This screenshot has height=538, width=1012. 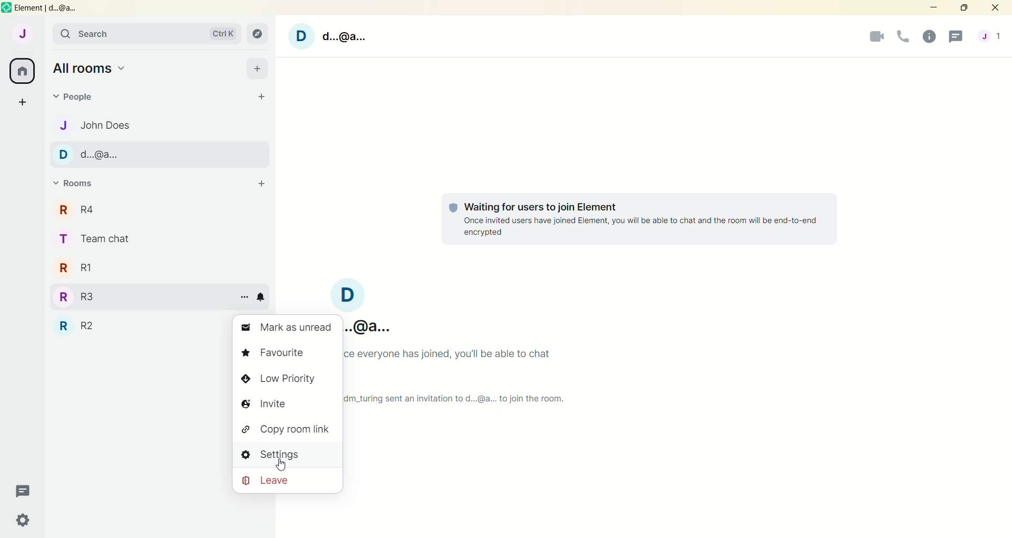 What do you see at coordinates (874, 37) in the screenshot?
I see `video call` at bounding box center [874, 37].